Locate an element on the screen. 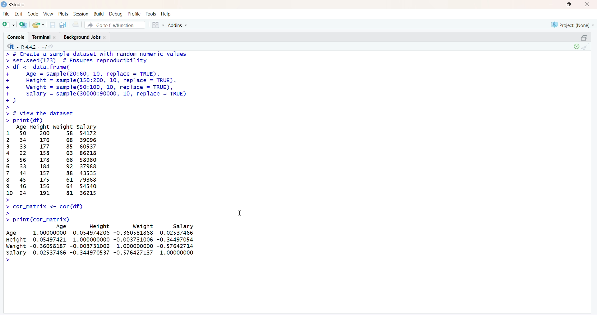  Maximize is located at coordinates (569, 5).